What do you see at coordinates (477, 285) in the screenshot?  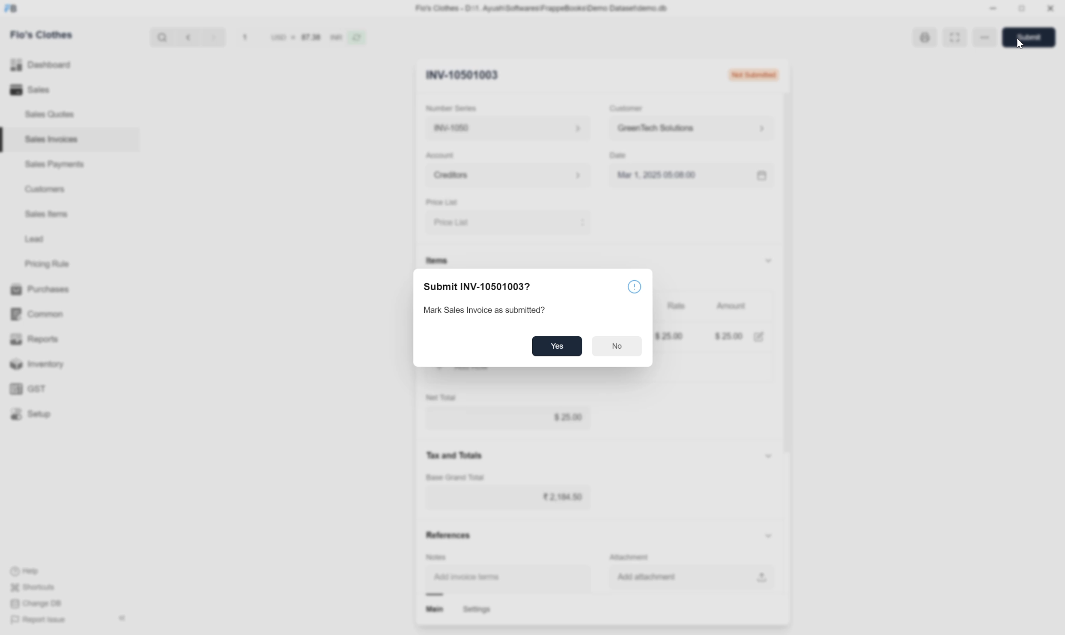 I see `Submit INV-10501003?` at bounding box center [477, 285].